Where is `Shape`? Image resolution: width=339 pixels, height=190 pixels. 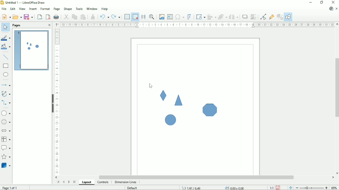
Shape is located at coordinates (170, 119).